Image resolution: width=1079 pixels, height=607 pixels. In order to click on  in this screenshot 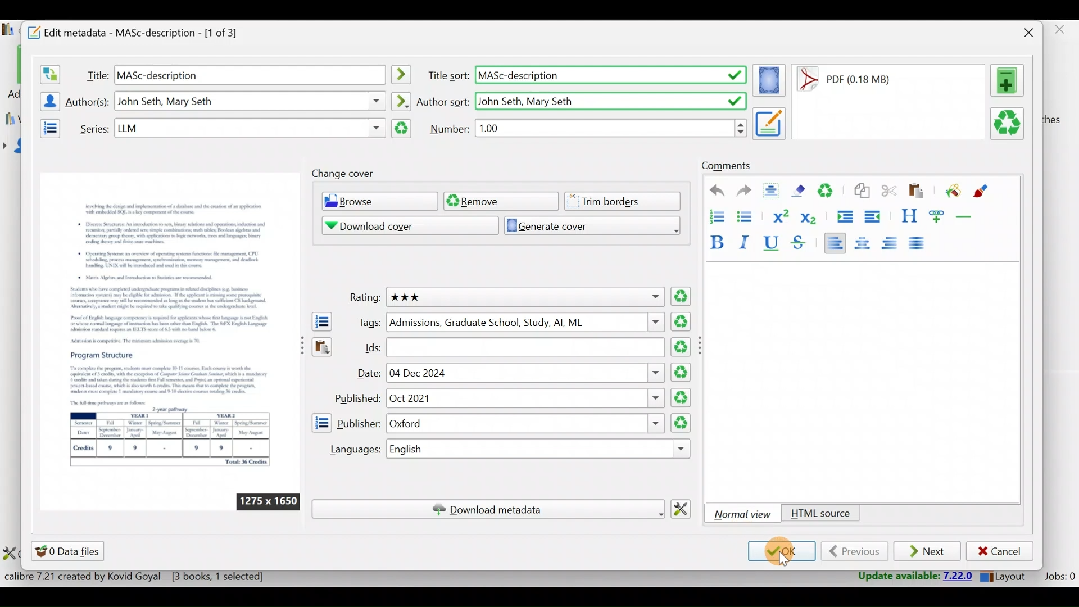, I will do `click(610, 99)`.